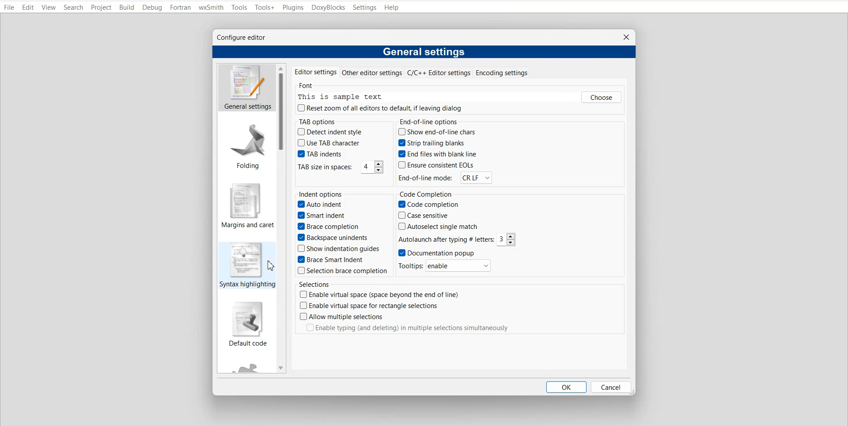 This screenshot has width=848, height=426. What do you see at coordinates (310, 85) in the screenshot?
I see `Font` at bounding box center [310, 85].